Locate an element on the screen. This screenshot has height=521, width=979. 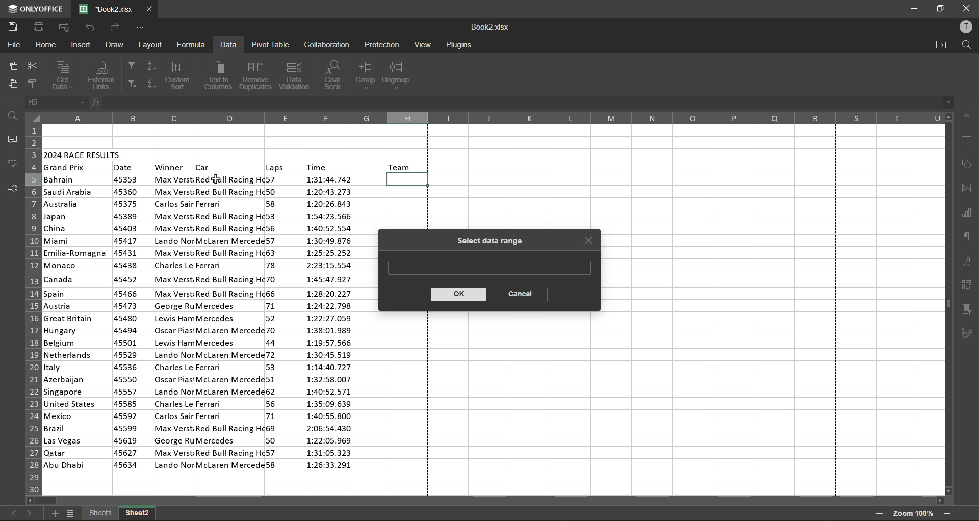
collaboration is located at coordinates (326, 44).